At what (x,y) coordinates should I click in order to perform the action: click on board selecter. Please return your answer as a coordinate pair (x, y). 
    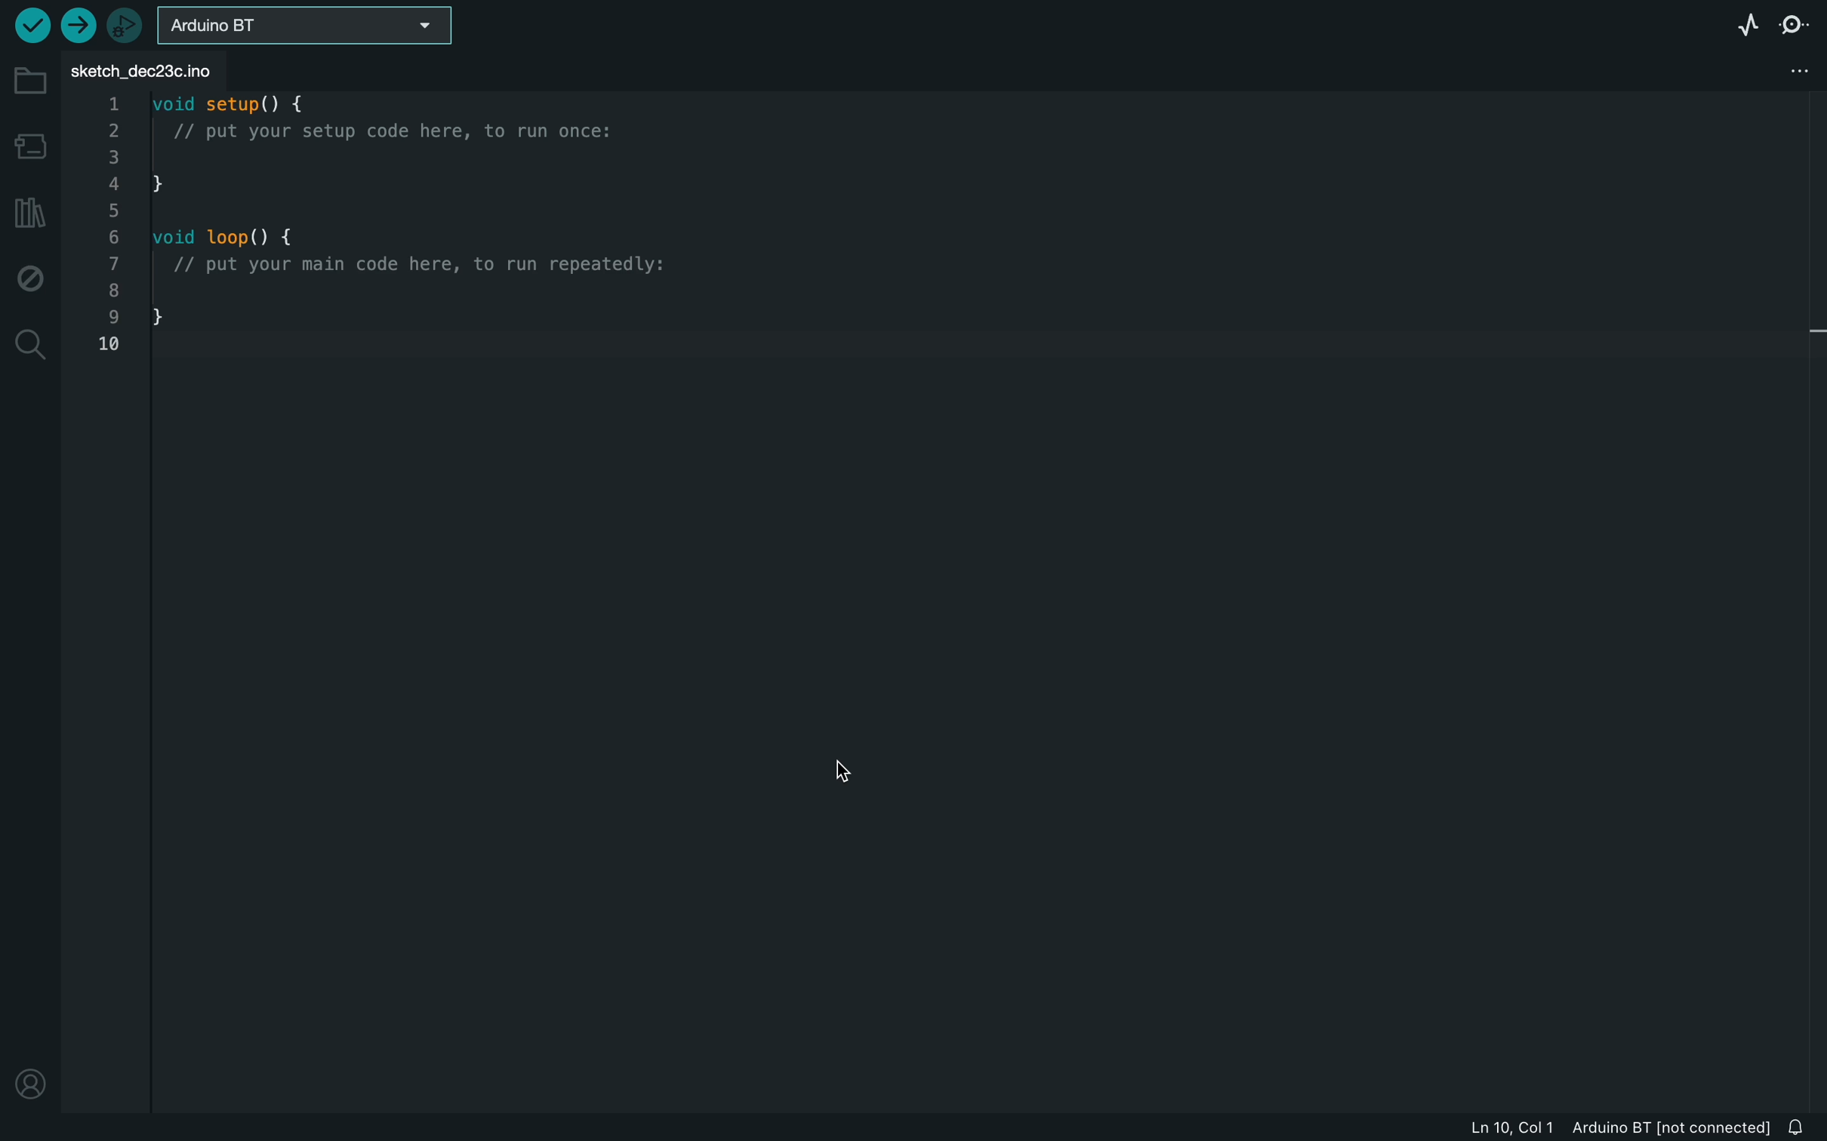
    Looking at the image, I should click on (313, 27).